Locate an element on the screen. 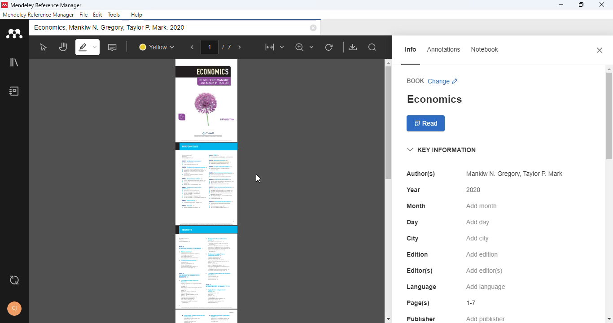 The height and width of the screenshot is (323, 613). tools is located at coordinates (114, 14).